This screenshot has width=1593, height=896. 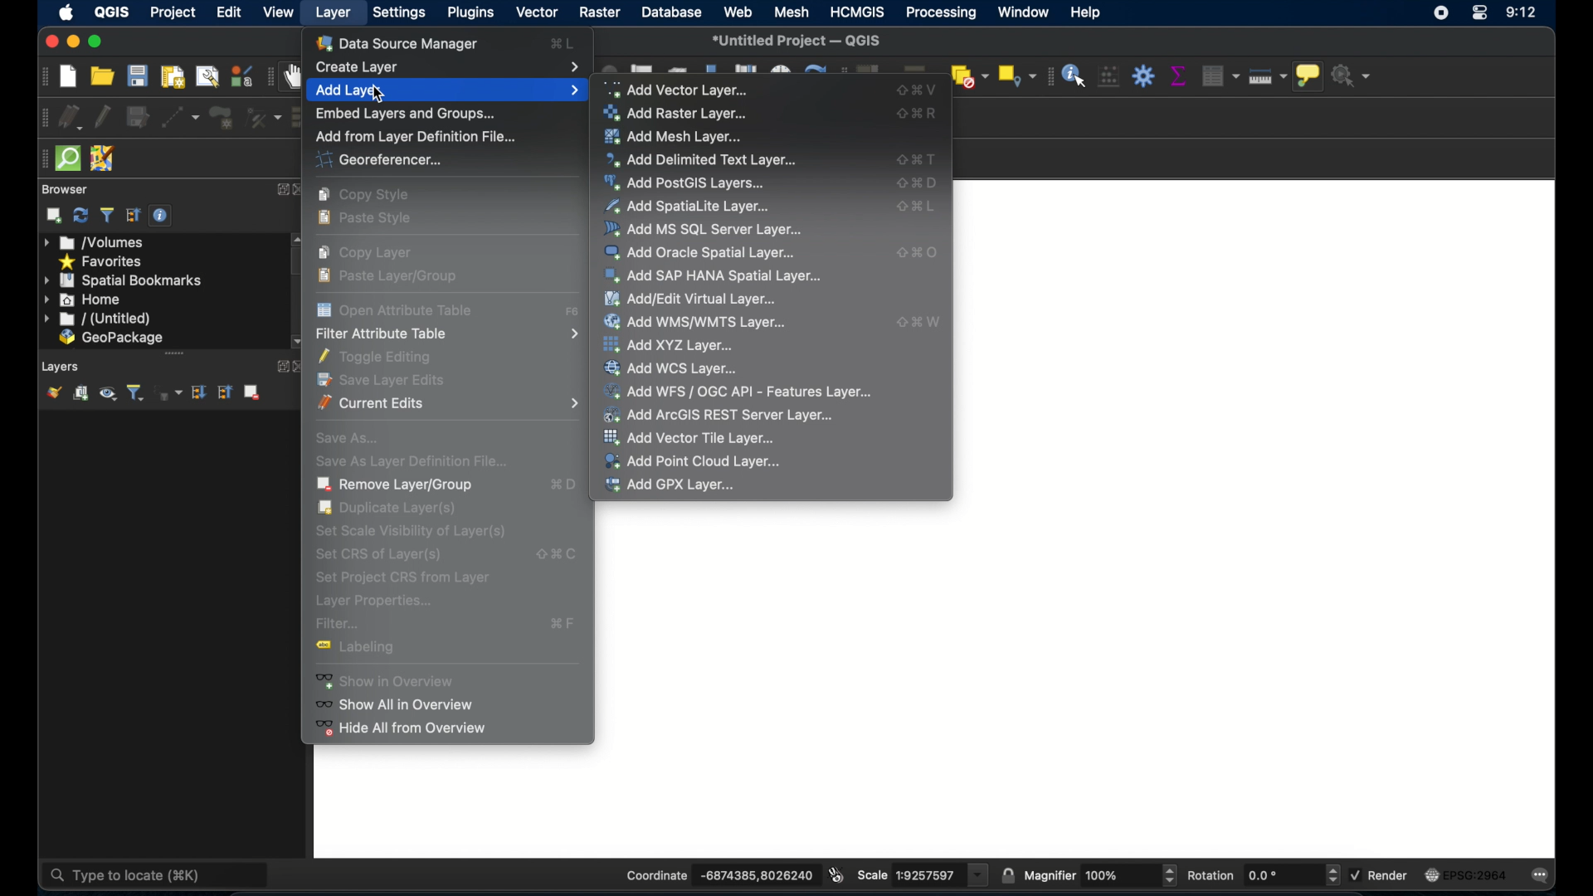 I want to click on toggle extents and mouse display position, so click(x=835, y=874).